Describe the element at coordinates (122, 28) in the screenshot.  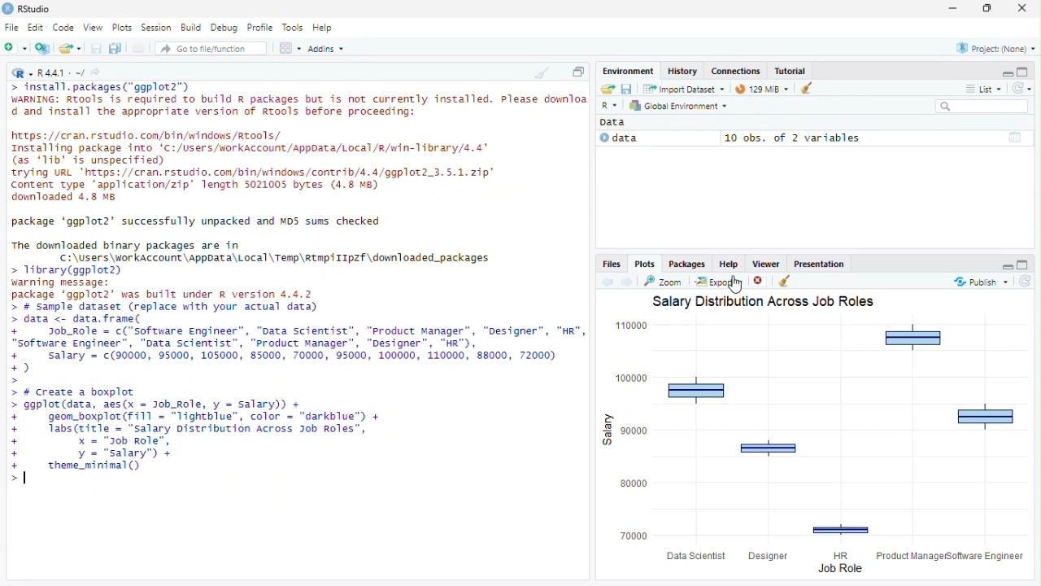
I see `Plots` at that location.